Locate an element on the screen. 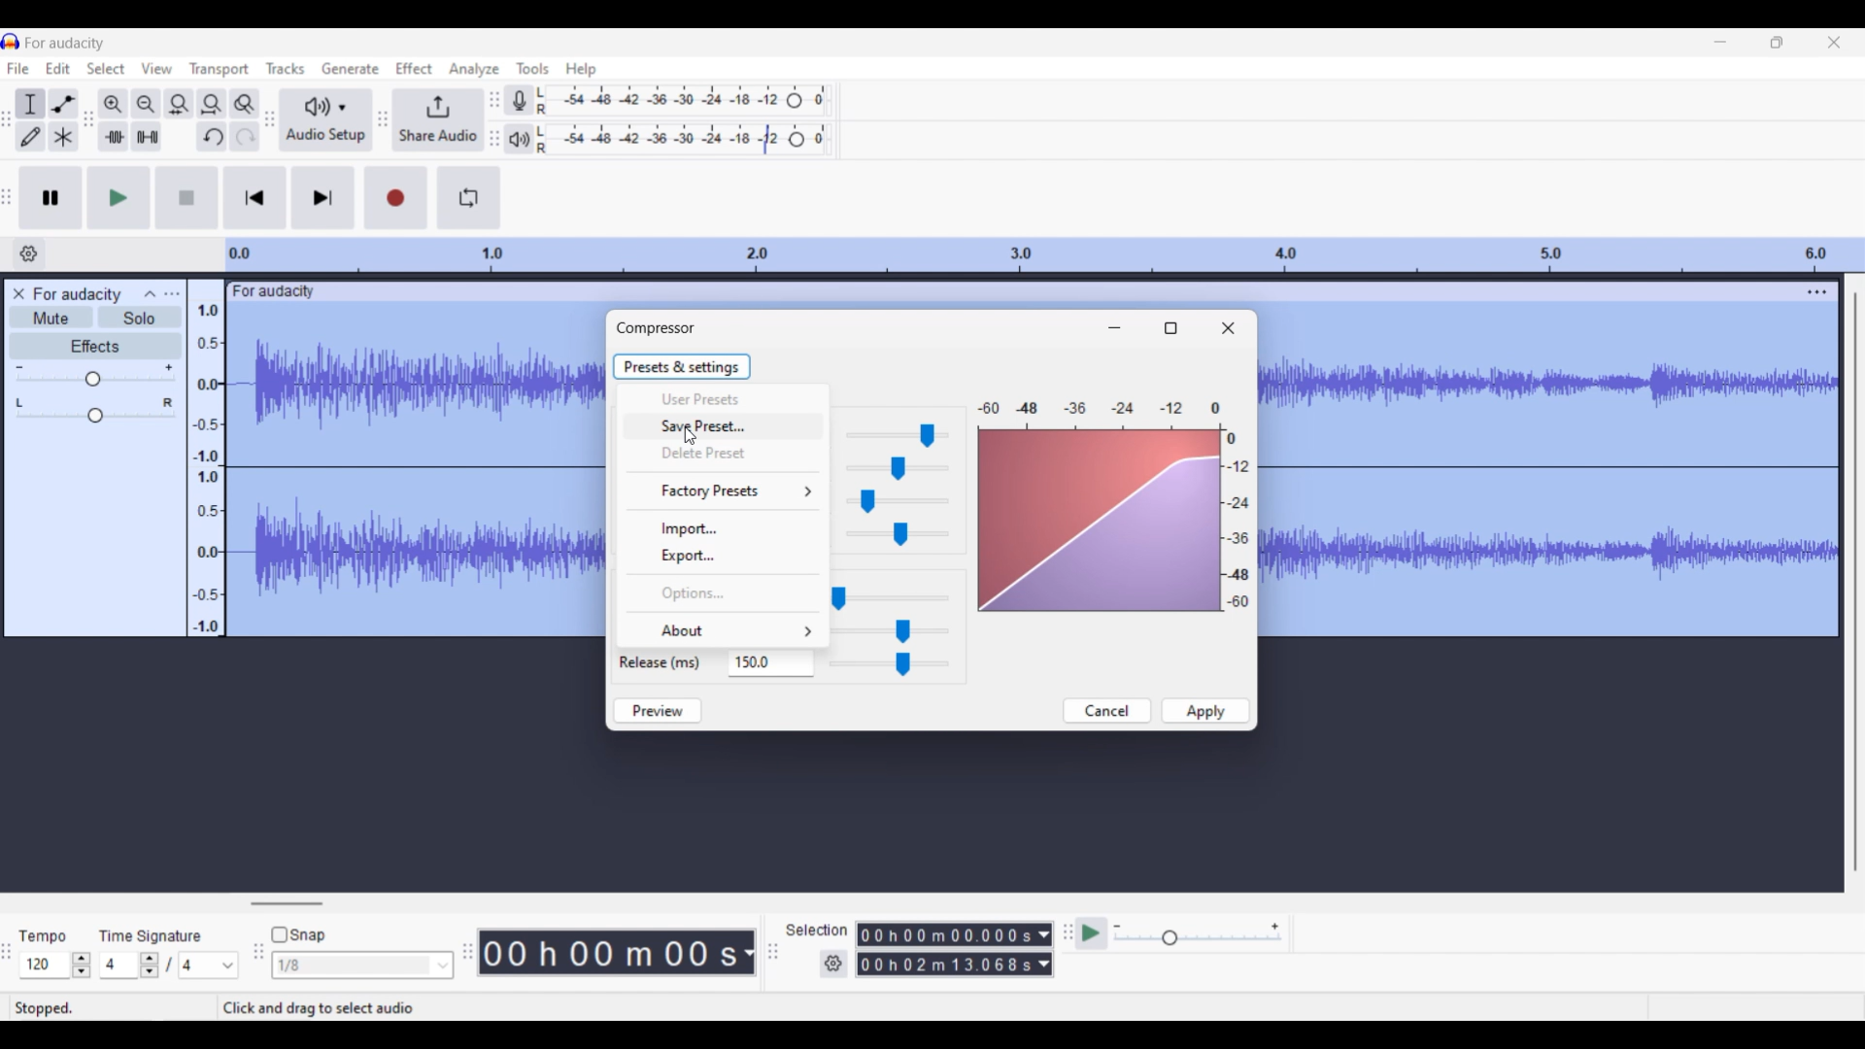 The height and width of the screenshot is (1049, 1865). Stopped. Click and drag to select audio is located at coordinates (239, 1008).